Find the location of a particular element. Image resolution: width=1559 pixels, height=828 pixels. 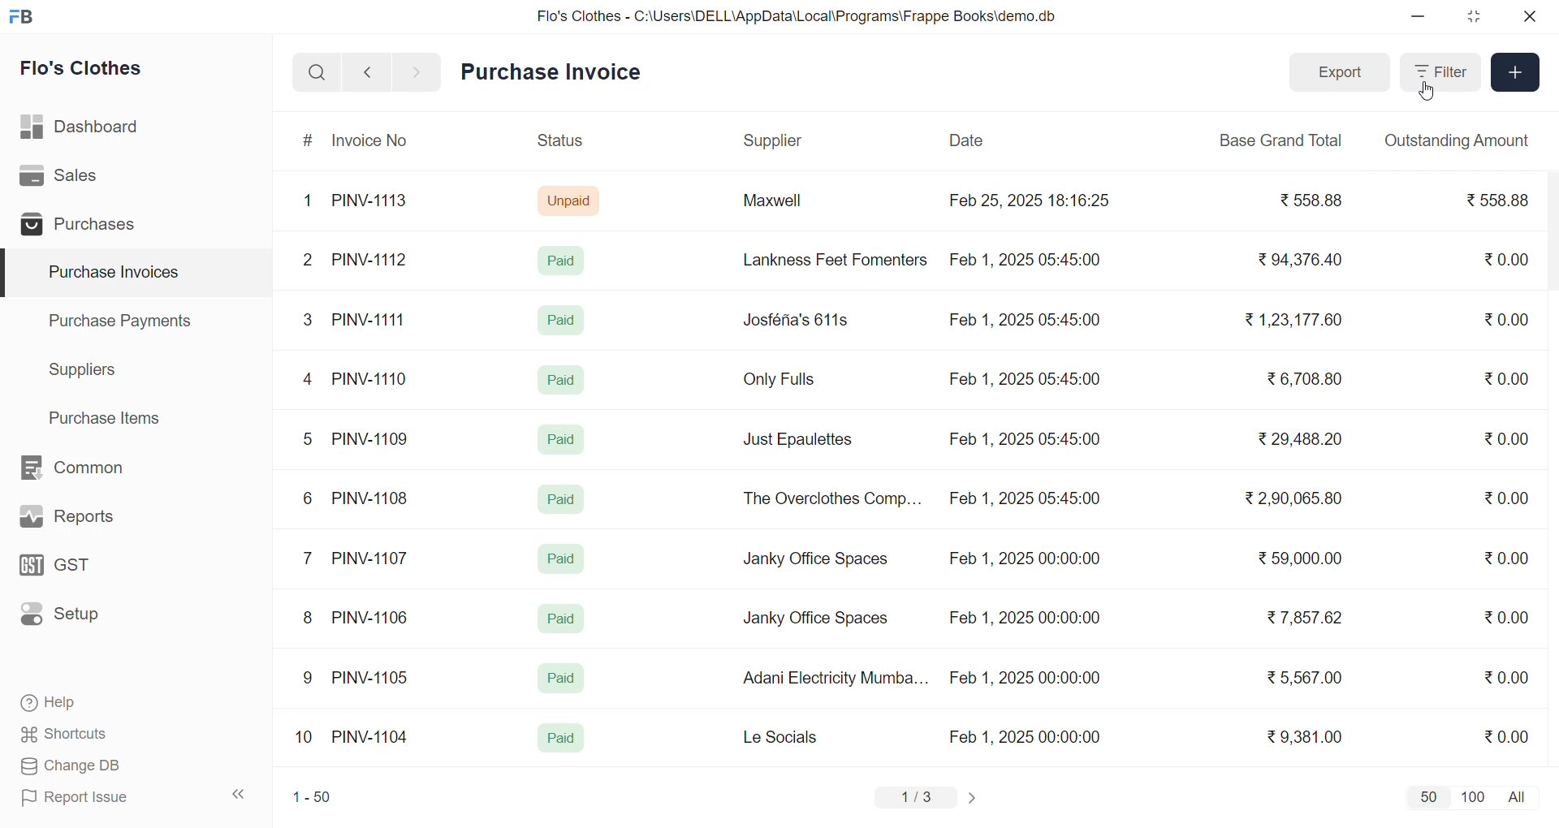

minimize is located at coordinates (1419, 17).